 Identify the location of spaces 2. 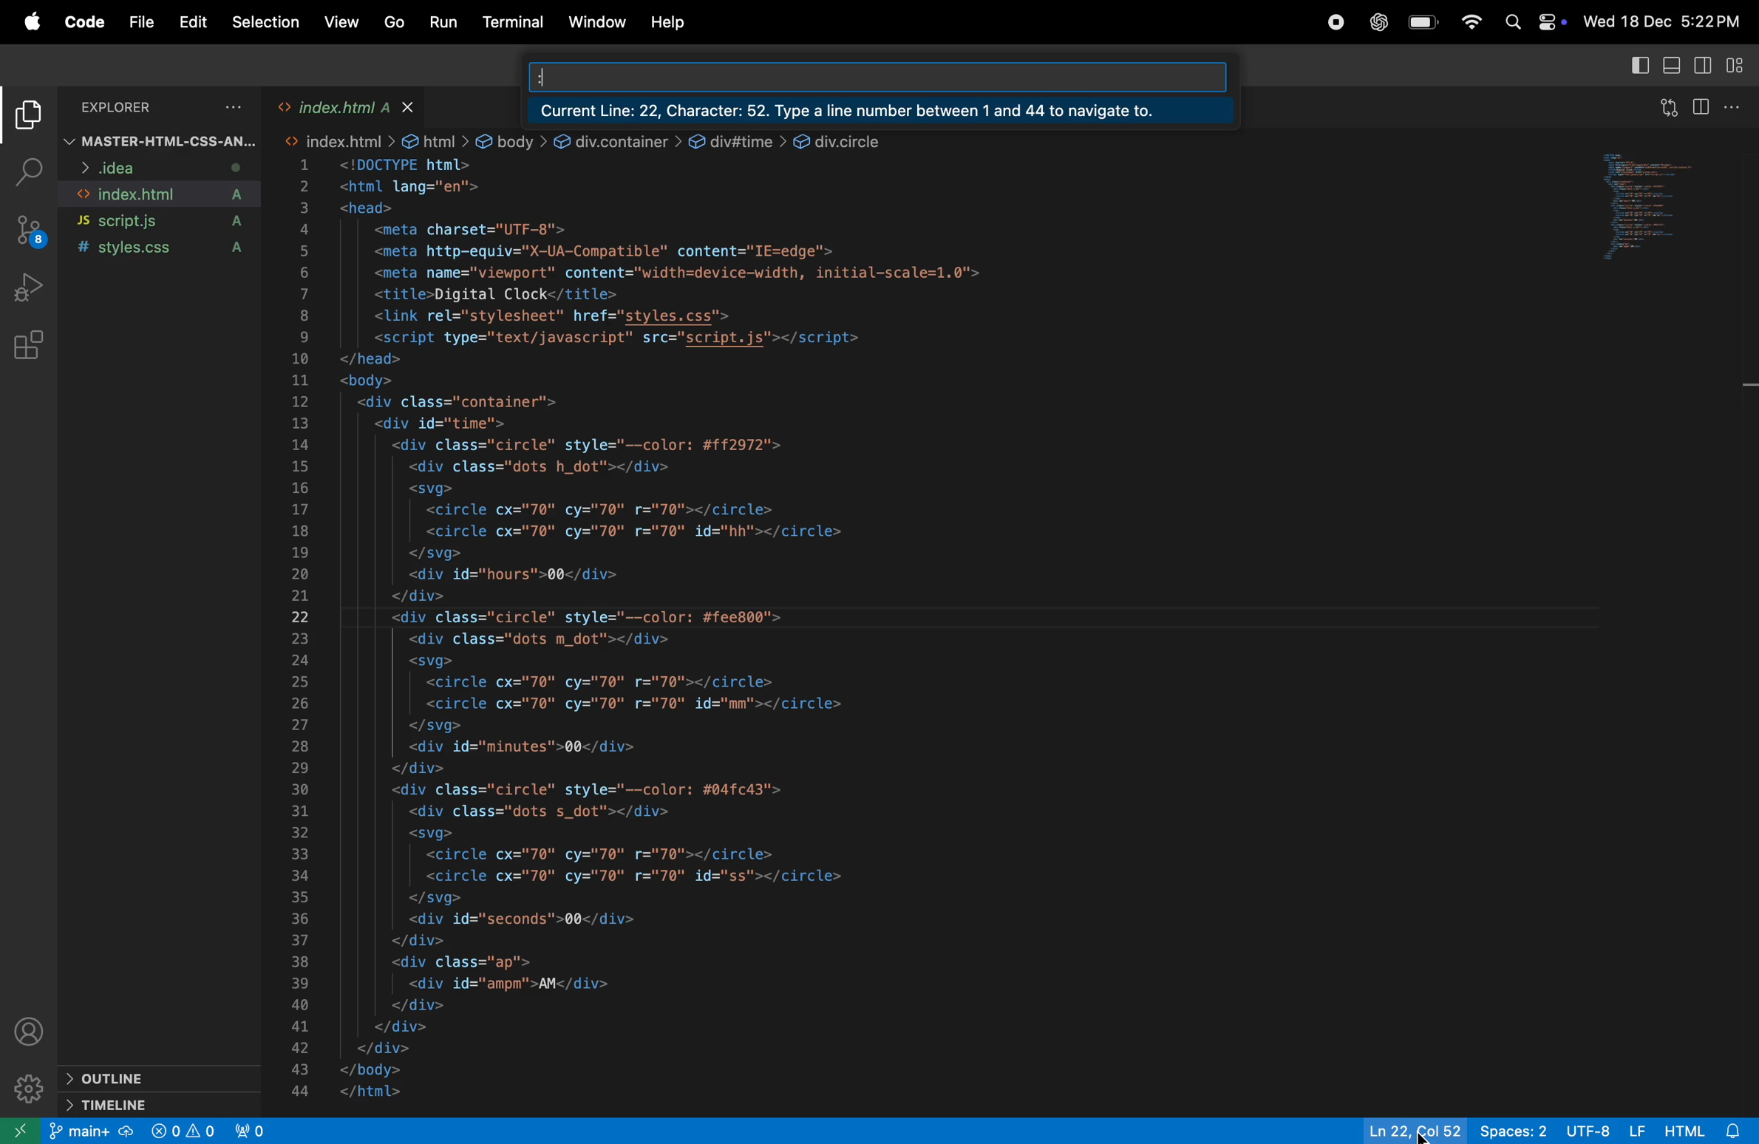
(1511, 1131).